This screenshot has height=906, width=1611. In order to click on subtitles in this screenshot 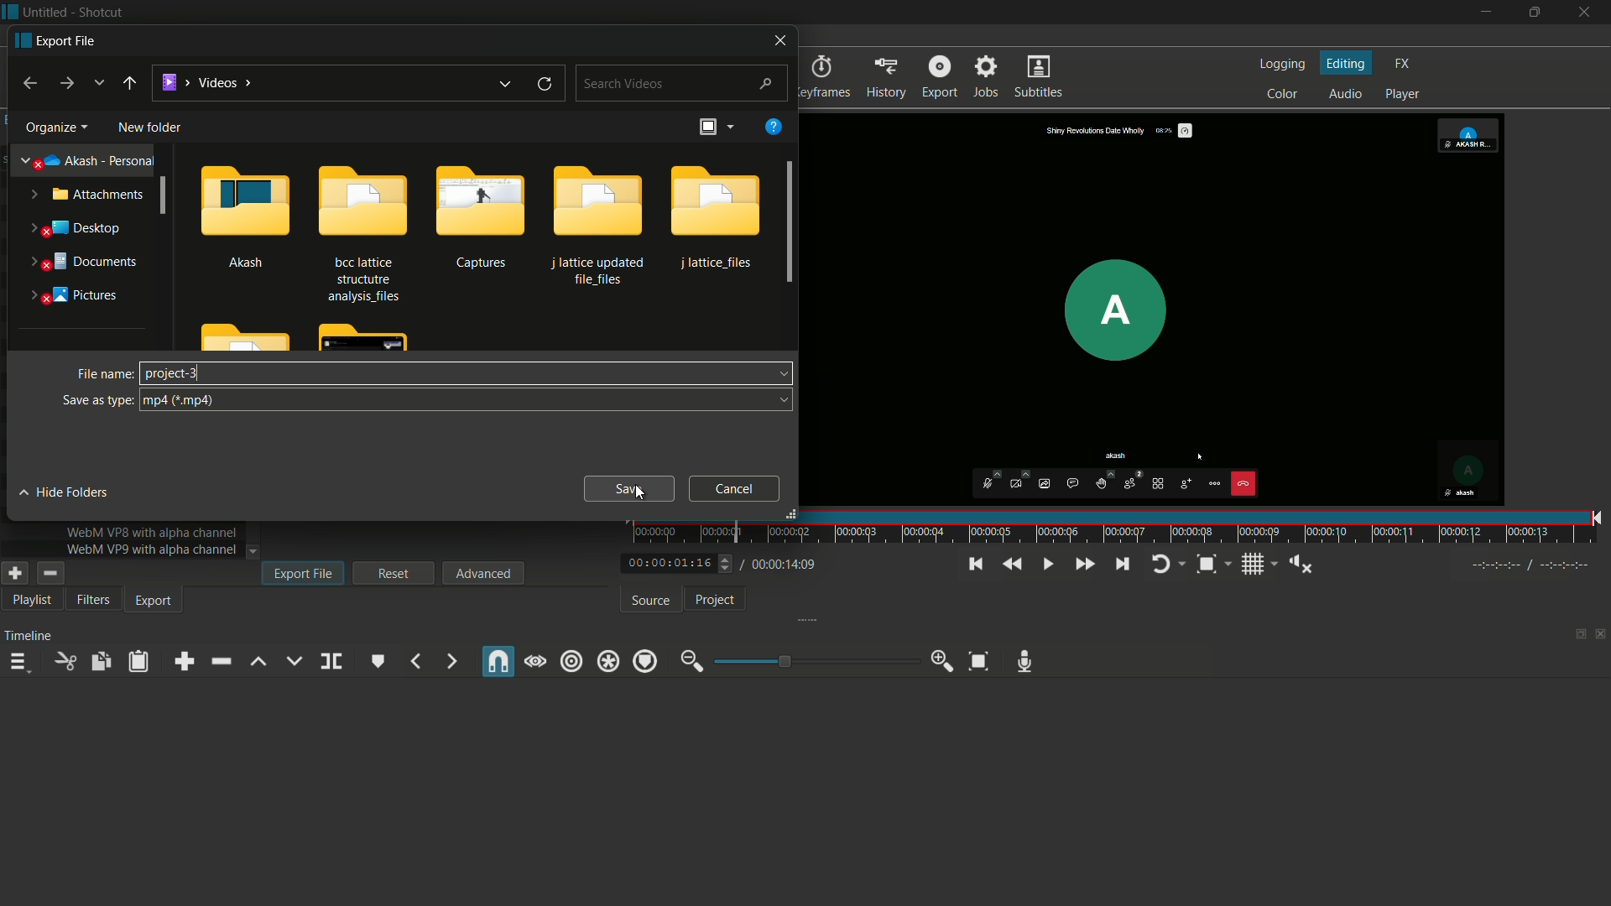, I will do `click(1039, 77)`.